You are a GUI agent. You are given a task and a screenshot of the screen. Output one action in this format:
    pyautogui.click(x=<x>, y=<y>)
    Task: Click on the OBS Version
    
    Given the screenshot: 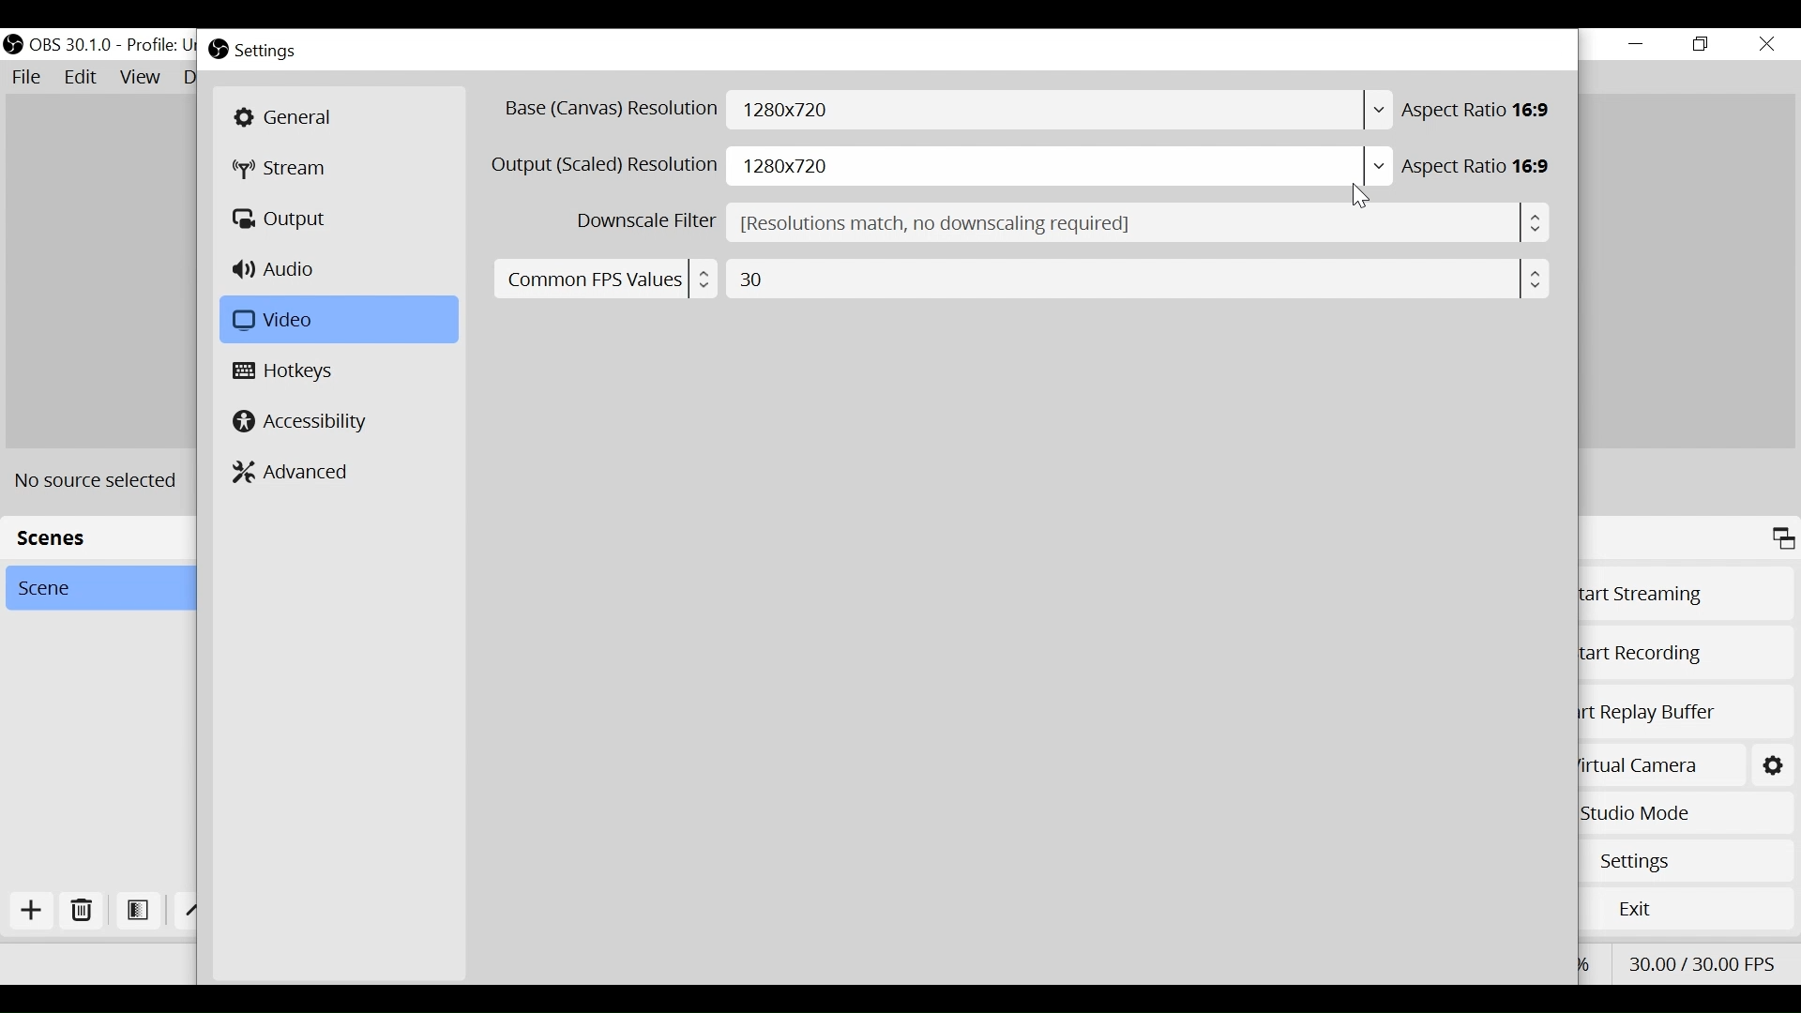 What is the action you would take?
    pyautogui.click(x=70, y=45)
    